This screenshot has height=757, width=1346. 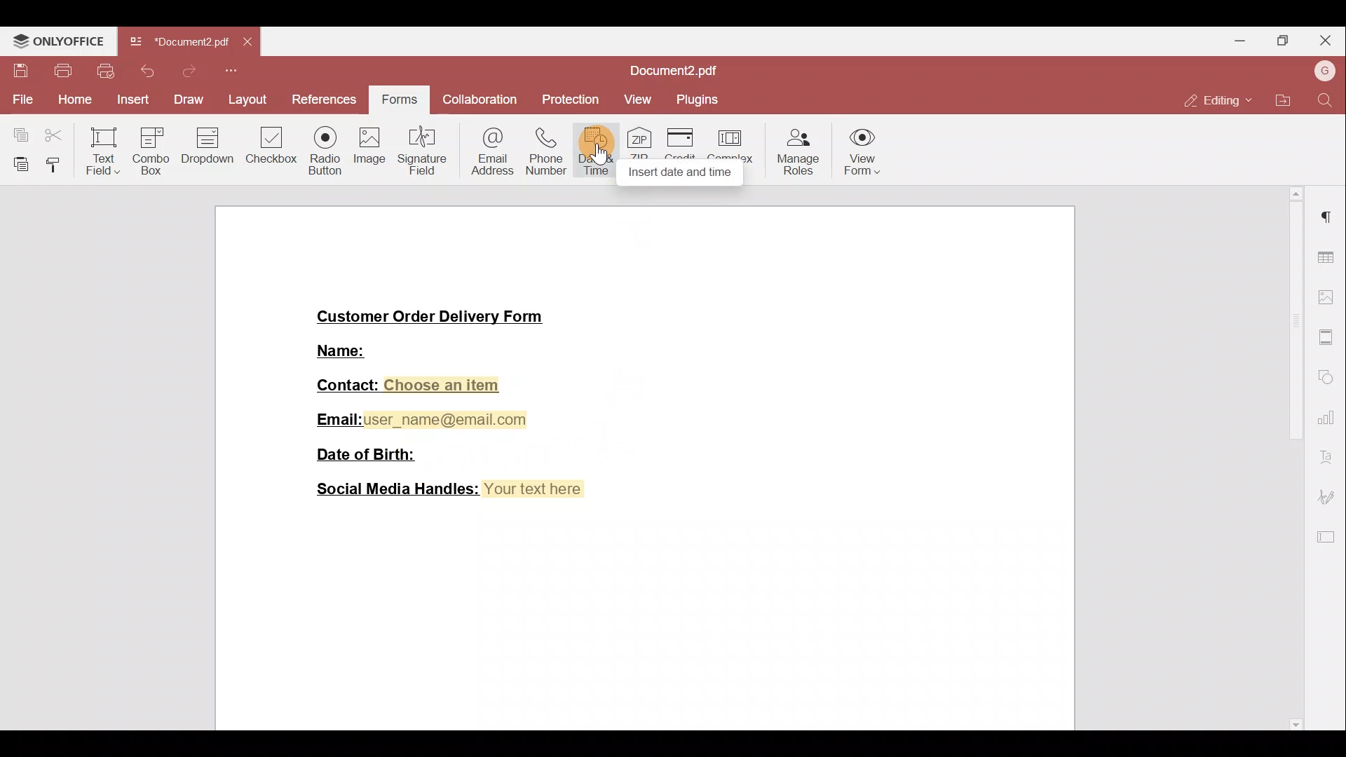 I want to click on Document2.pdf, so click(x=665, y=71).